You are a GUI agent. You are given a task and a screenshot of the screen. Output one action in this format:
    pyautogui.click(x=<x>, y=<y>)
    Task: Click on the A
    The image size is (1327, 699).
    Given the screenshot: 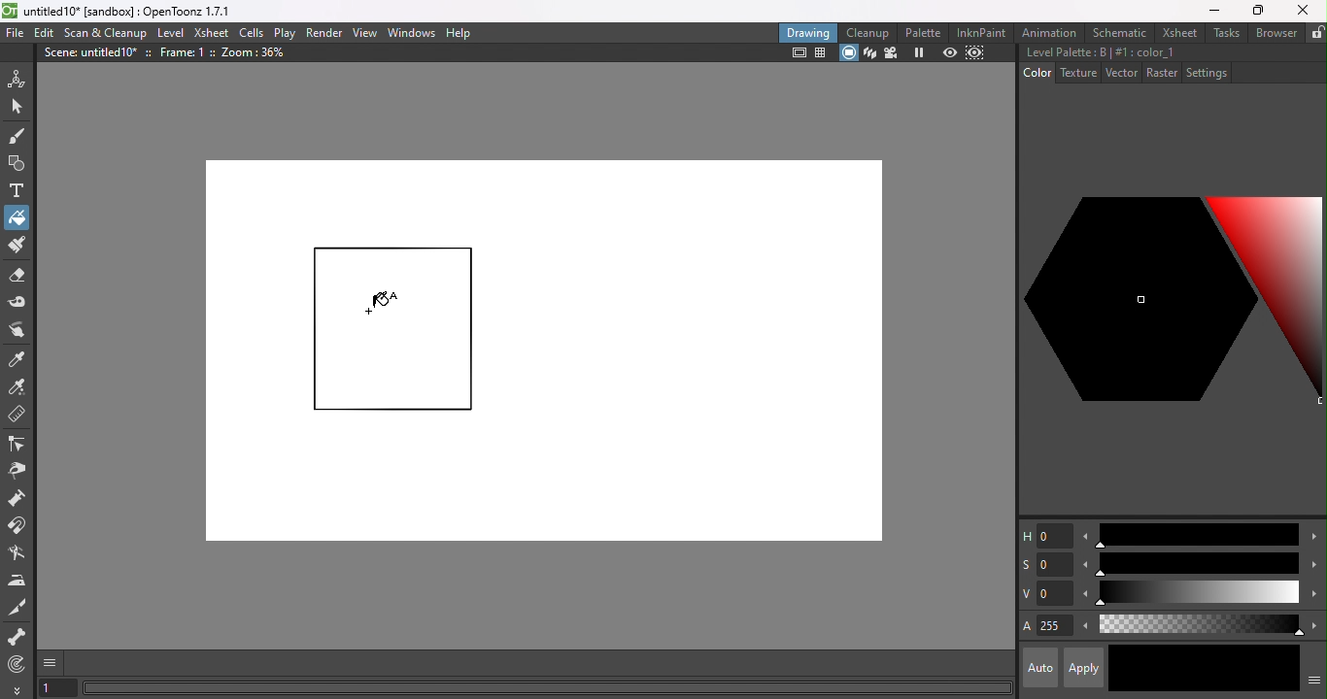 What is the action you would take?
    pyautogui.click(x=1046, y=627)
    